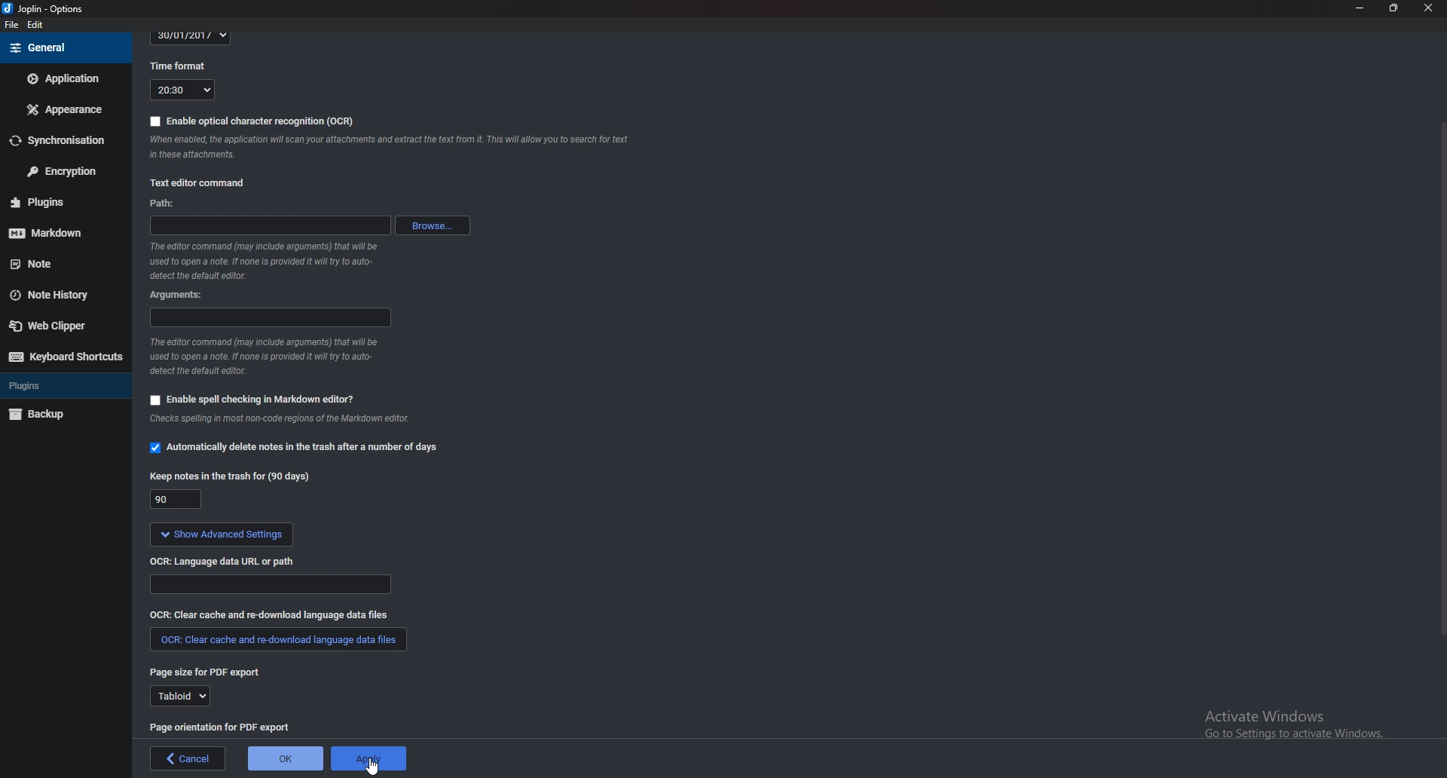 The image size is (1447, 778). Describe the element at coordinates (64, 48) in the screenshot. I see `general` at that location.